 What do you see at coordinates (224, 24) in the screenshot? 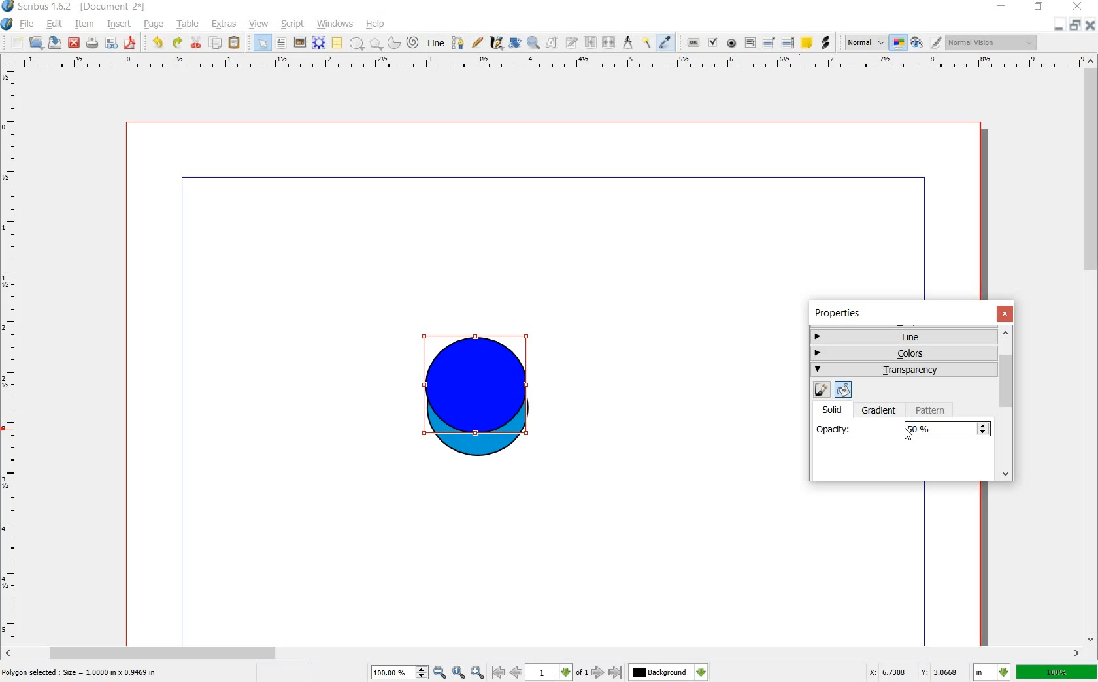
I see `extras` at bounding box center [224, 24].